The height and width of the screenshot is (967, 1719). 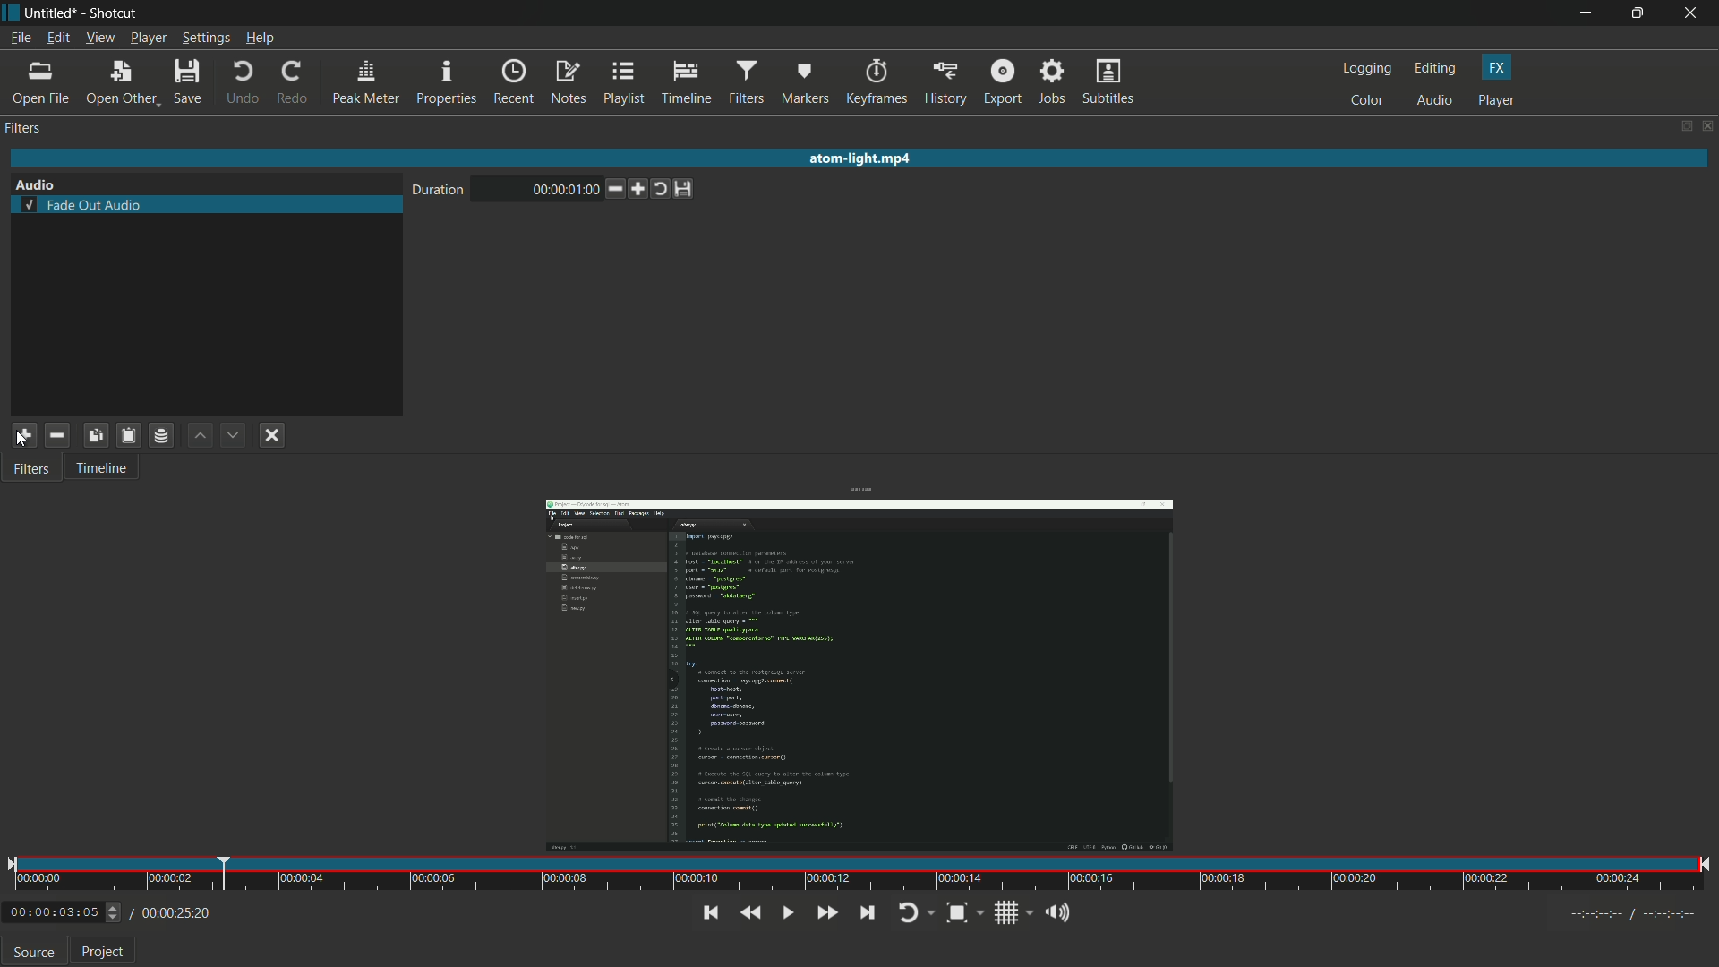 What do you see at coordinates (20, 38) in the screenshot?
I see `file menu` at bounding box center [20, 38].